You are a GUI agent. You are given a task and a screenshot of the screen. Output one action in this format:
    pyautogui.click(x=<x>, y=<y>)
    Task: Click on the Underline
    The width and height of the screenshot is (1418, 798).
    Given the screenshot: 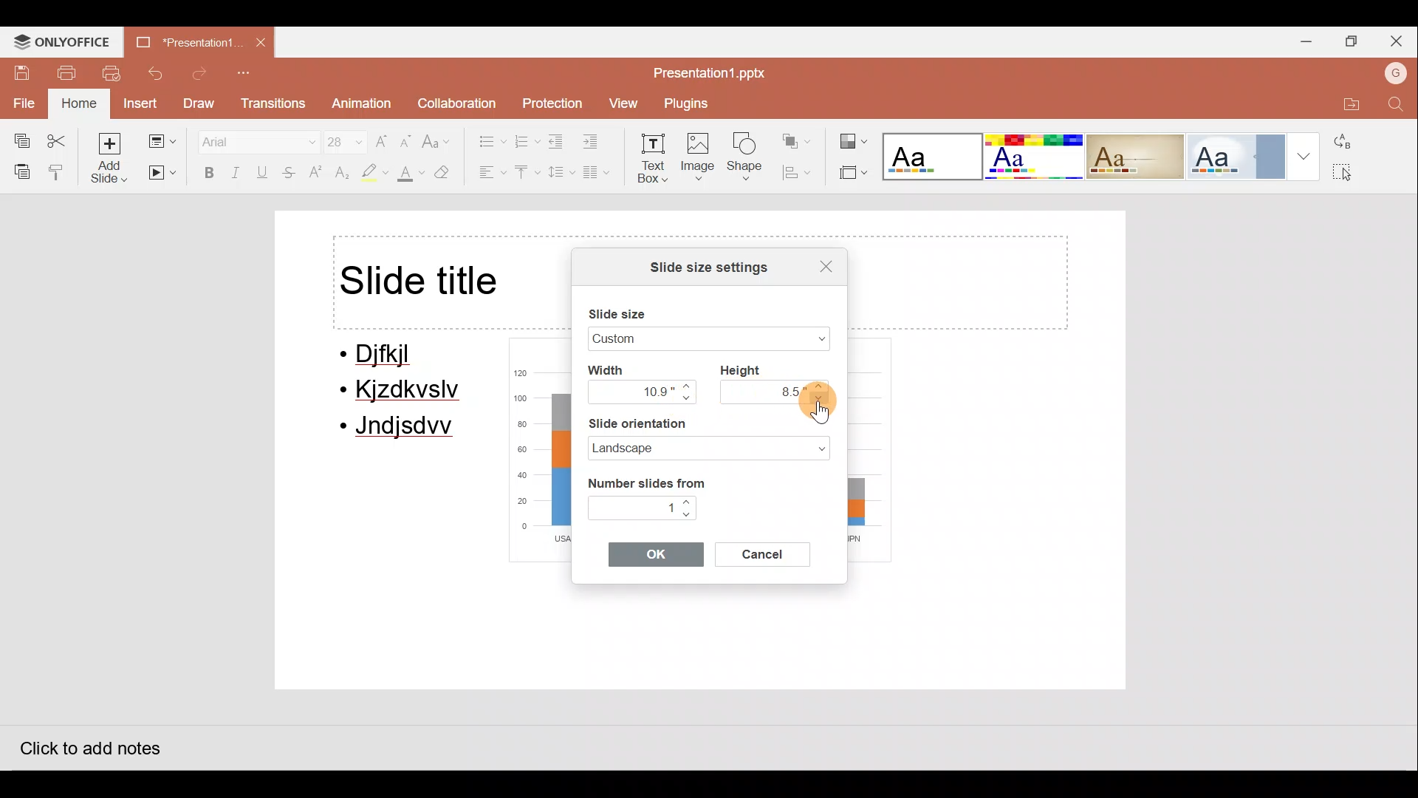 What is the action you would take?
    pyautogui.click(x=265, y=172)
    